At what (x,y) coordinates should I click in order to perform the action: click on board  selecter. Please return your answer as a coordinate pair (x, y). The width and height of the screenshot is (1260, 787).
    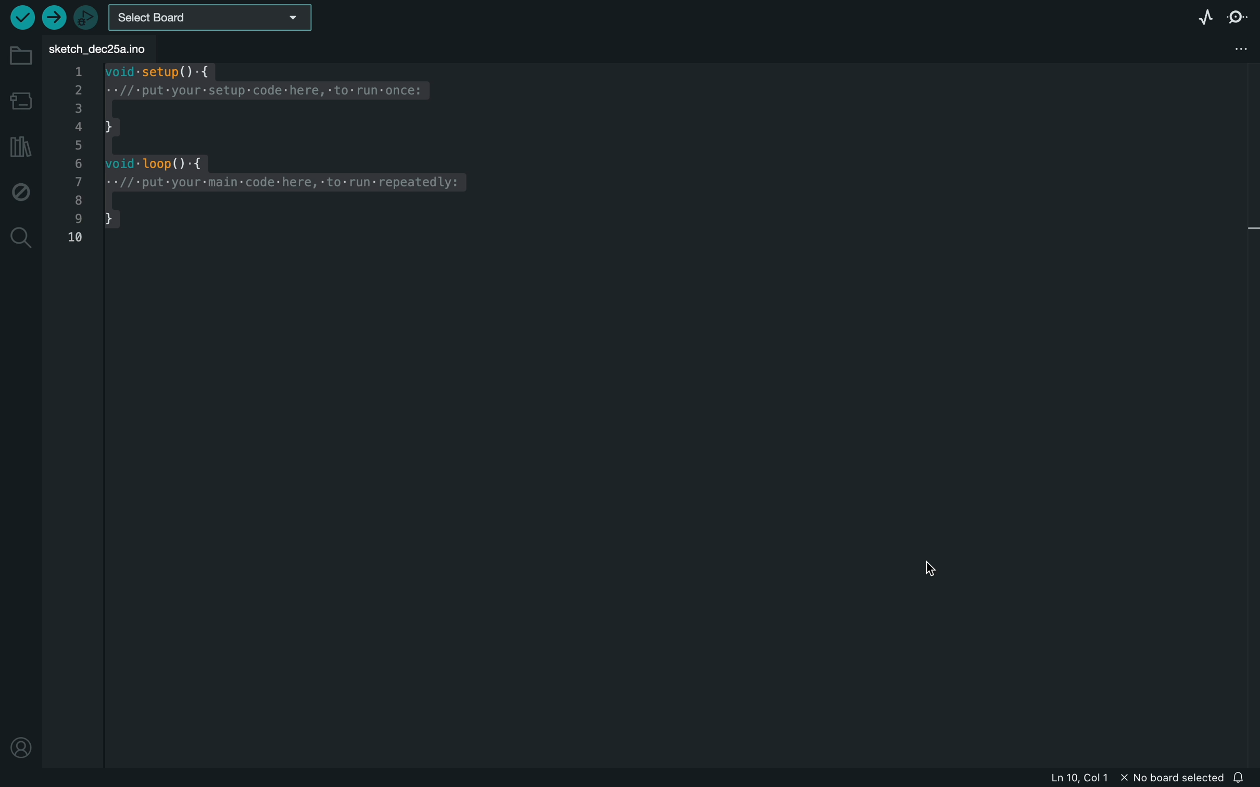
    Looking at the image, I should click on (220, 16).